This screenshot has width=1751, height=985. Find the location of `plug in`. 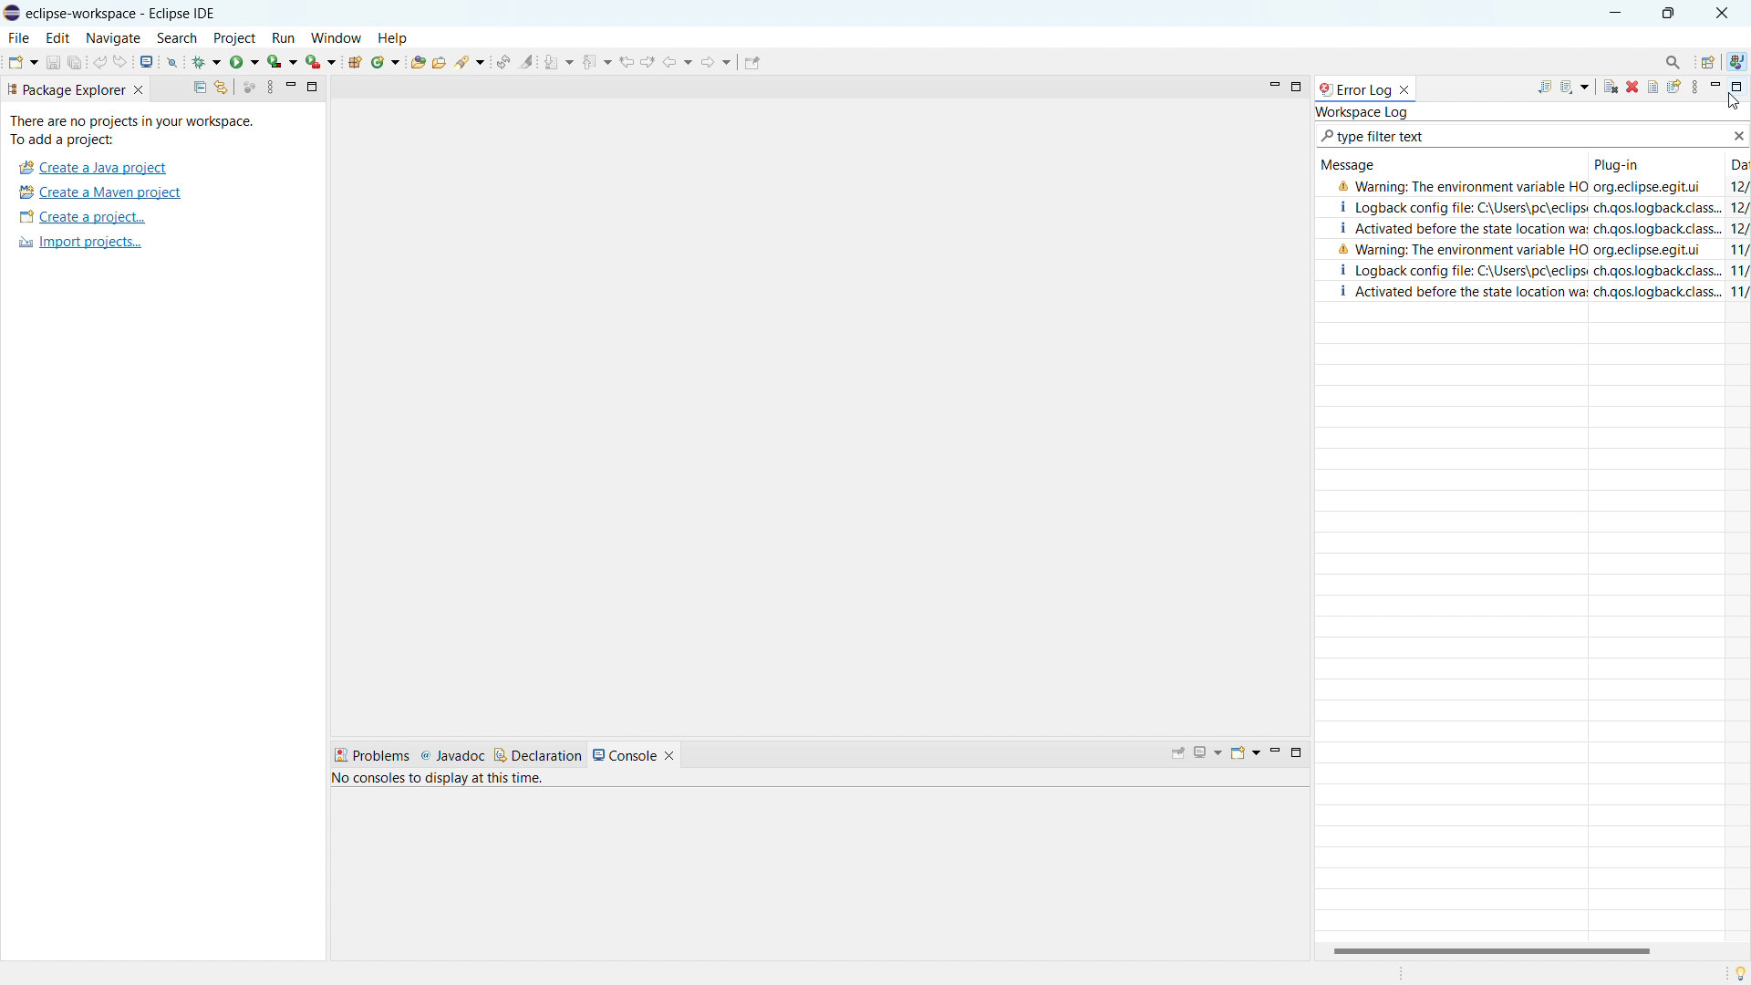

plug in is located at coordinates (1627, 163).